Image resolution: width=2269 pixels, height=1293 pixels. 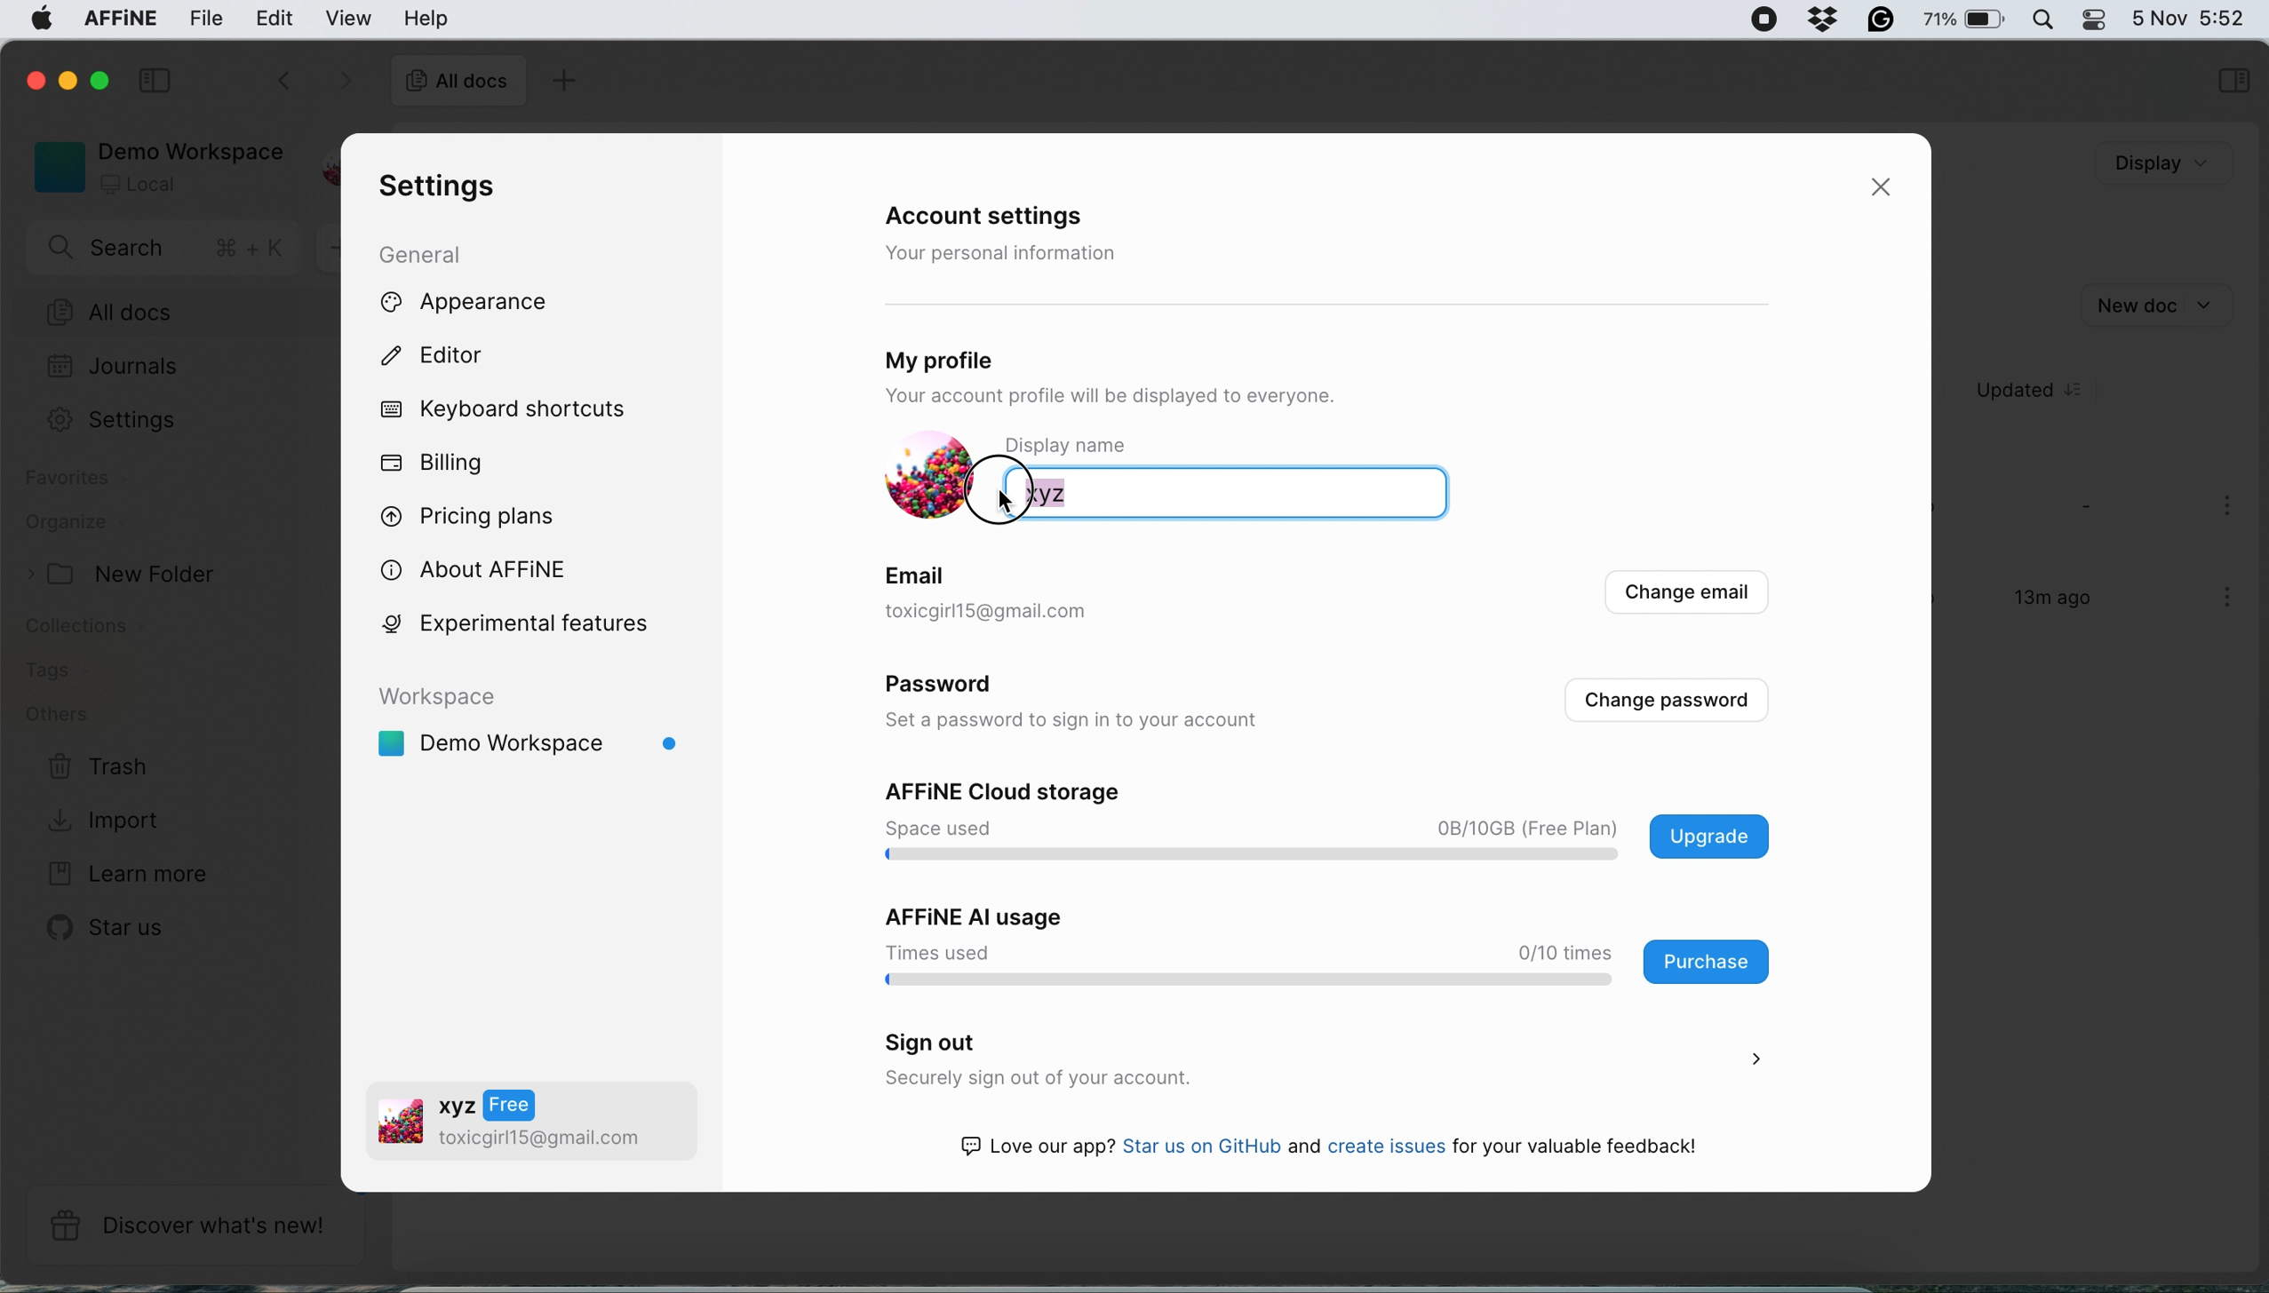 What do you see at coordinates (951, 688) in the screenshot?
I see `password` at bounding box center [951, 688].